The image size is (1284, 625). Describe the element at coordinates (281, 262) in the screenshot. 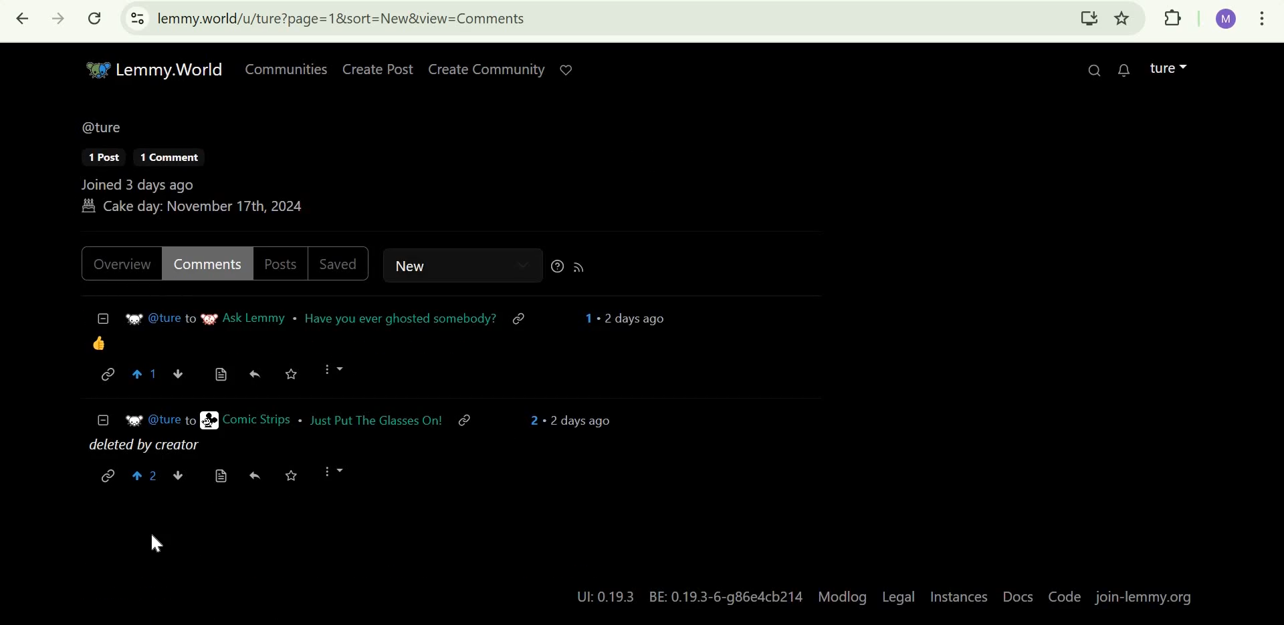

I see `posts` at that location.